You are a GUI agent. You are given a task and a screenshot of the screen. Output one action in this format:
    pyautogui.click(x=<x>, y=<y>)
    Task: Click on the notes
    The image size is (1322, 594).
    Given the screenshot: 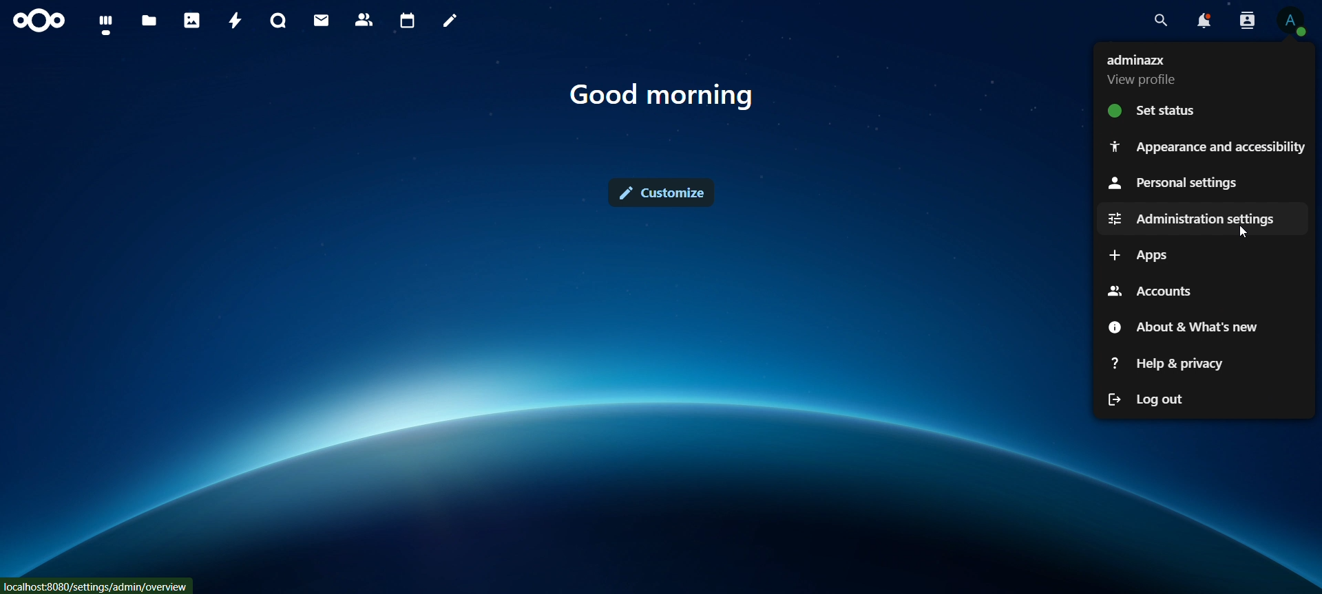 What is the action you would take?
    pyautogui.click(x=452, y=21)
    